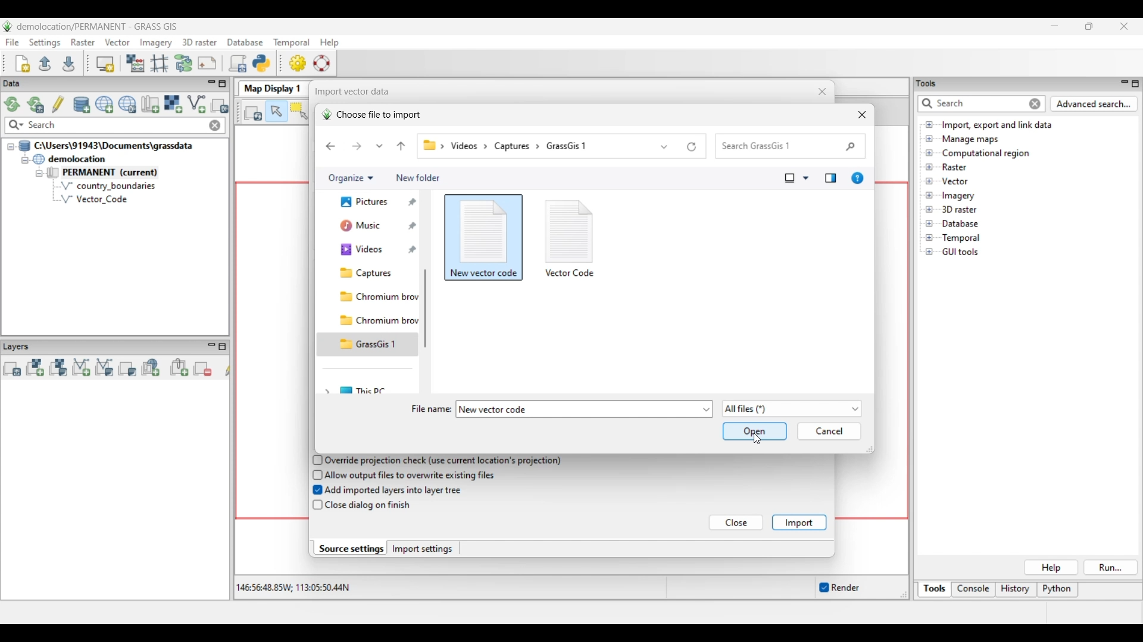 The image size is (1143, 642). What do you see at coordinates (1058, 590) in the screenshot?
I see `Python` at bounding box center [1058, 590].